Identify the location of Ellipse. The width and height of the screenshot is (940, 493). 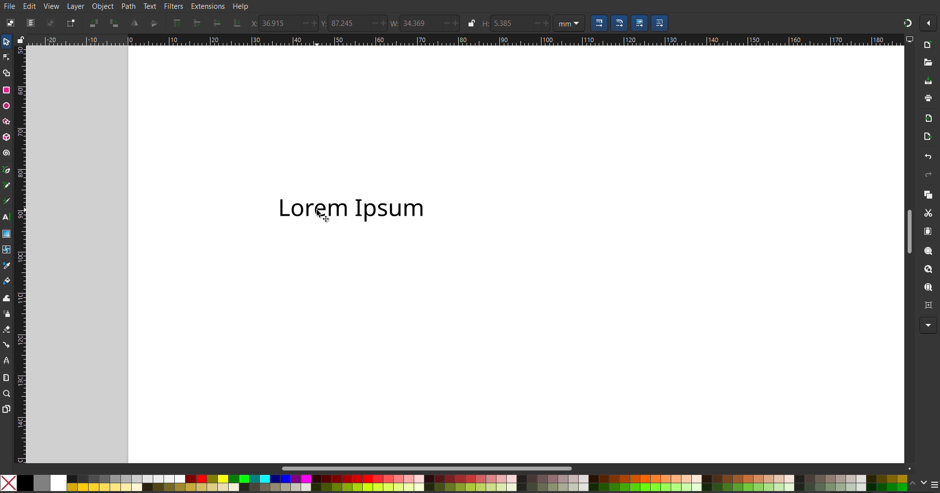
(7, 107).